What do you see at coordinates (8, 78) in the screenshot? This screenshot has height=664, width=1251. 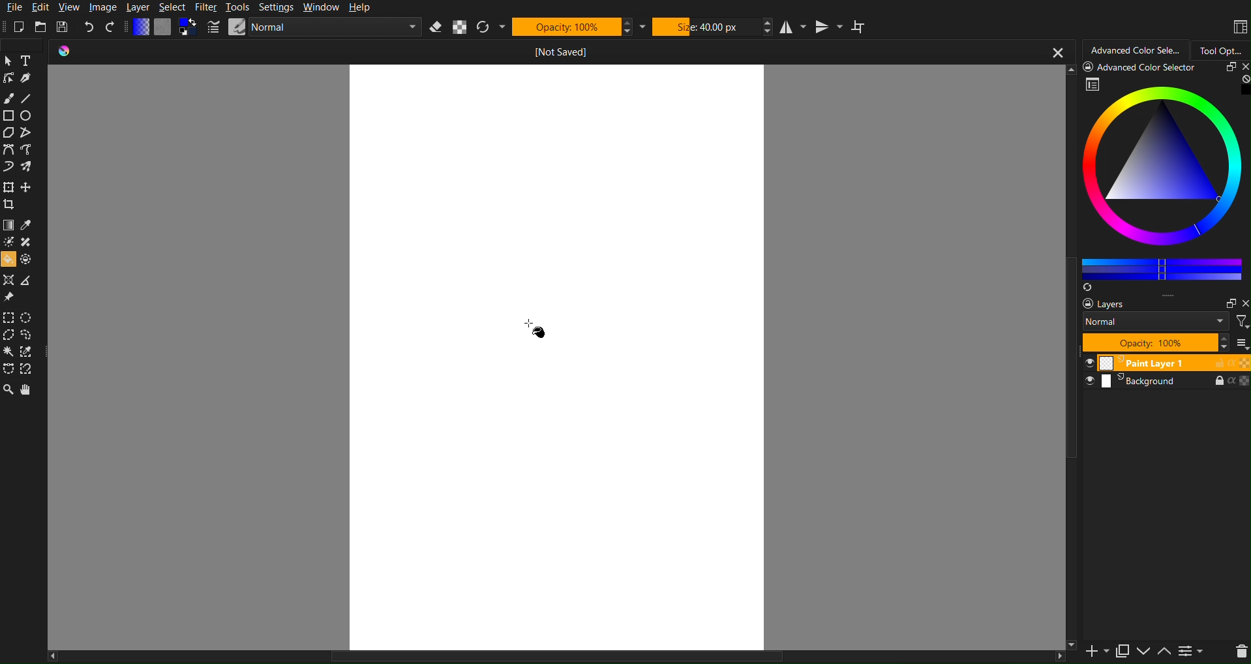 I see `Linework` at bounding box center [8, 78].